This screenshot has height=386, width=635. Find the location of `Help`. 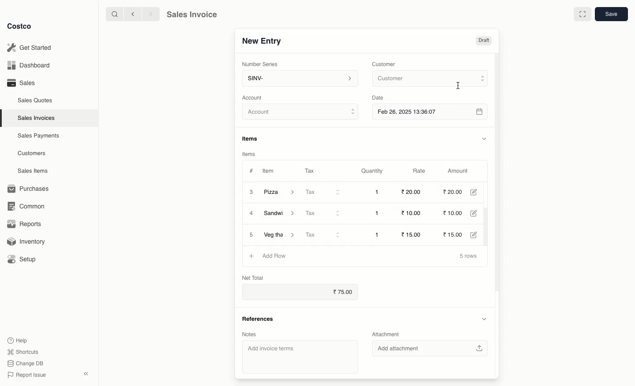

Help is located at coordinates (18, 340).